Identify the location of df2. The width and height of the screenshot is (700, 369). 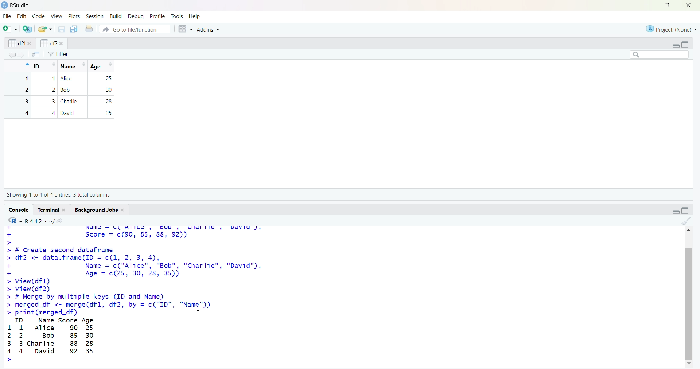
(48, 43).